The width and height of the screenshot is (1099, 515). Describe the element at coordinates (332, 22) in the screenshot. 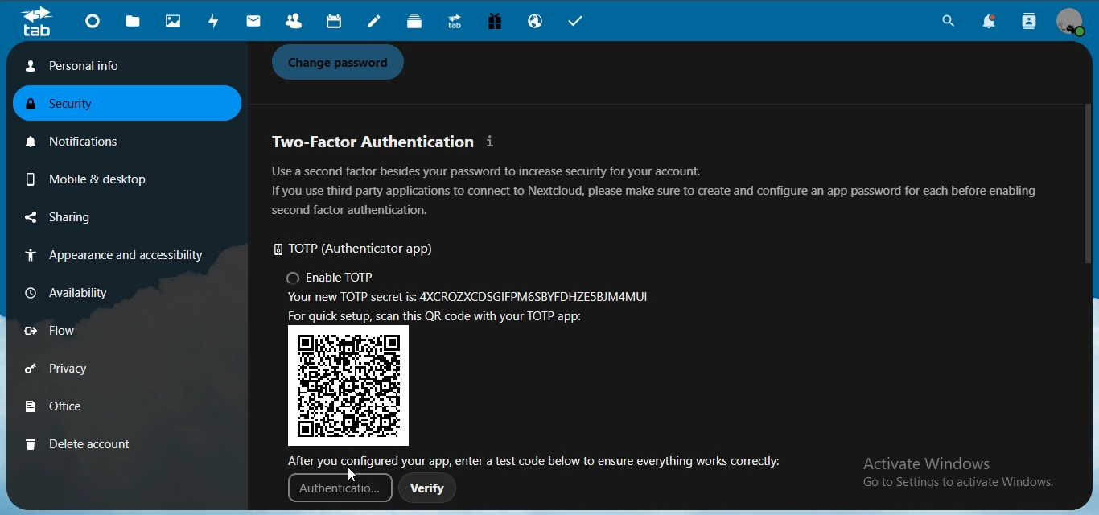

I see `calendar` at that location.